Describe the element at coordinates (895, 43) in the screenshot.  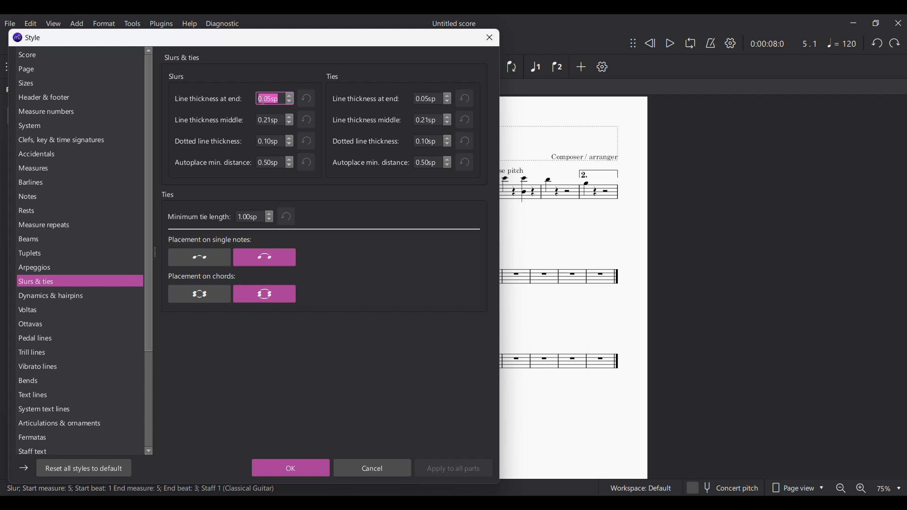
I see `Redo` at that location.